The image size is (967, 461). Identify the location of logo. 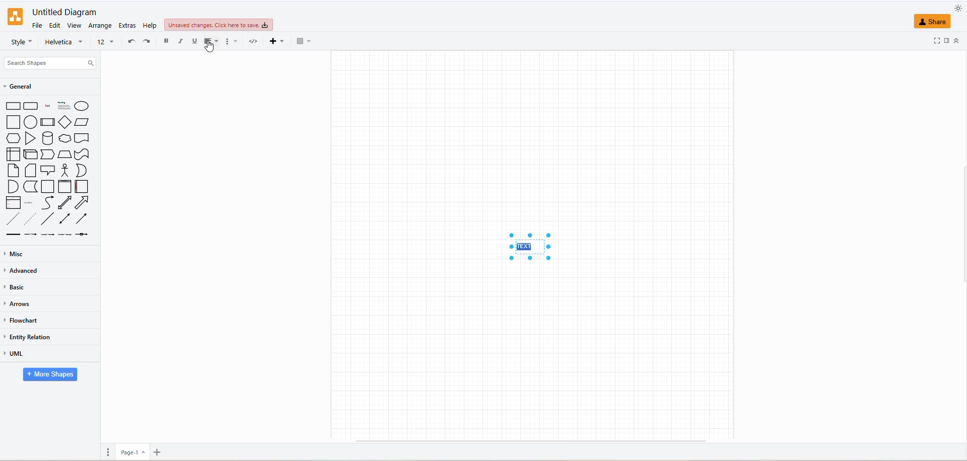
(14, 17).